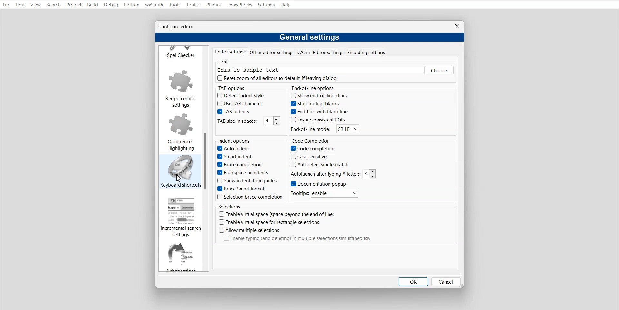 The image size is (619, 310). I want to click on Occurrences Highlighting, so click(180, 131).